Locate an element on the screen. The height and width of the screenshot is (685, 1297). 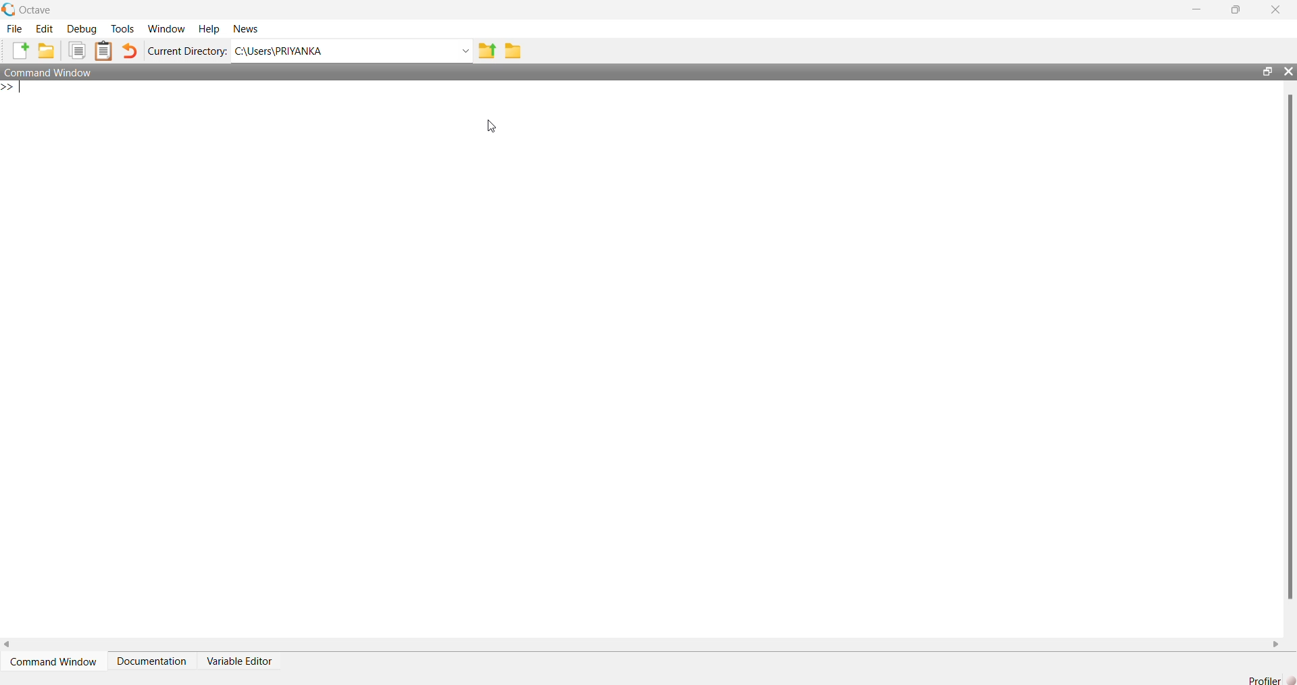
One directory up is located at coordinates (486, 51).